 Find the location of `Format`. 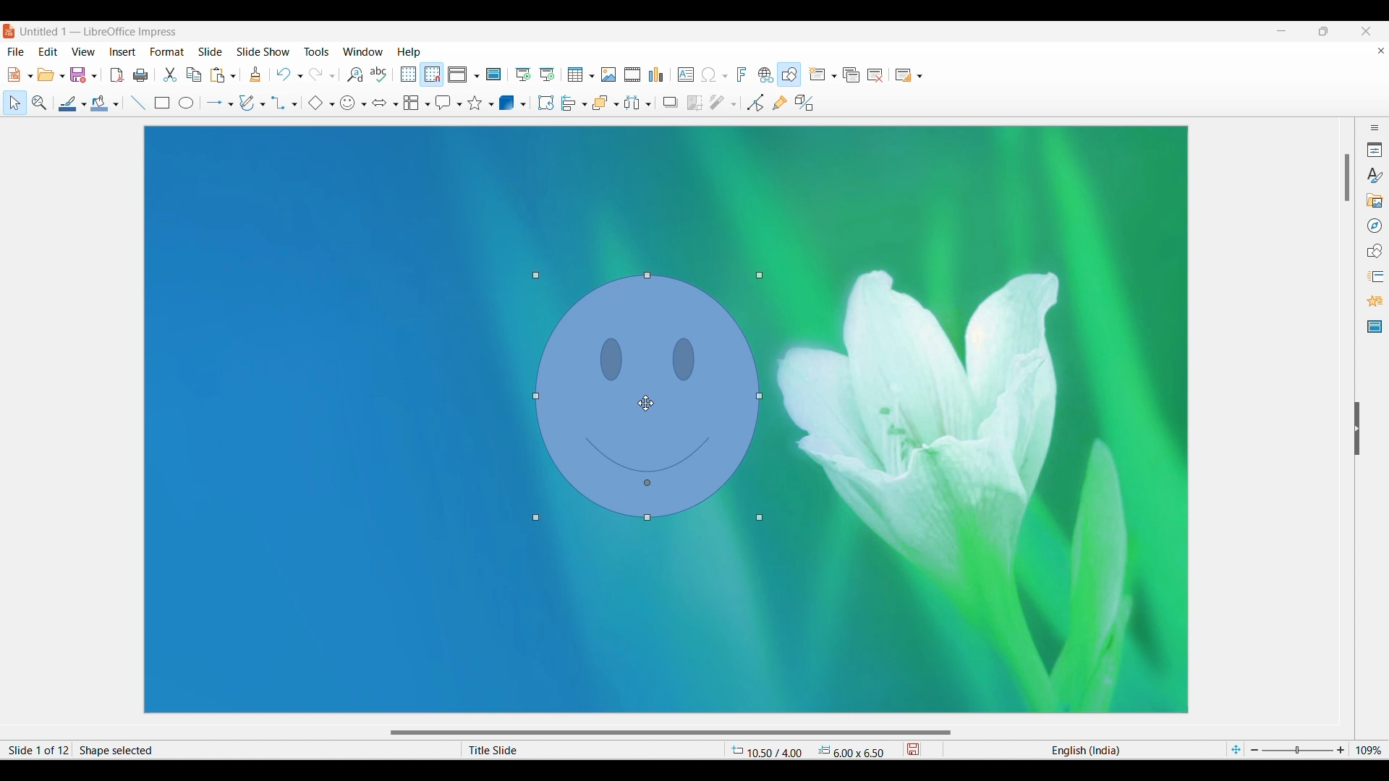

Format is located at coordinates (167, 52).